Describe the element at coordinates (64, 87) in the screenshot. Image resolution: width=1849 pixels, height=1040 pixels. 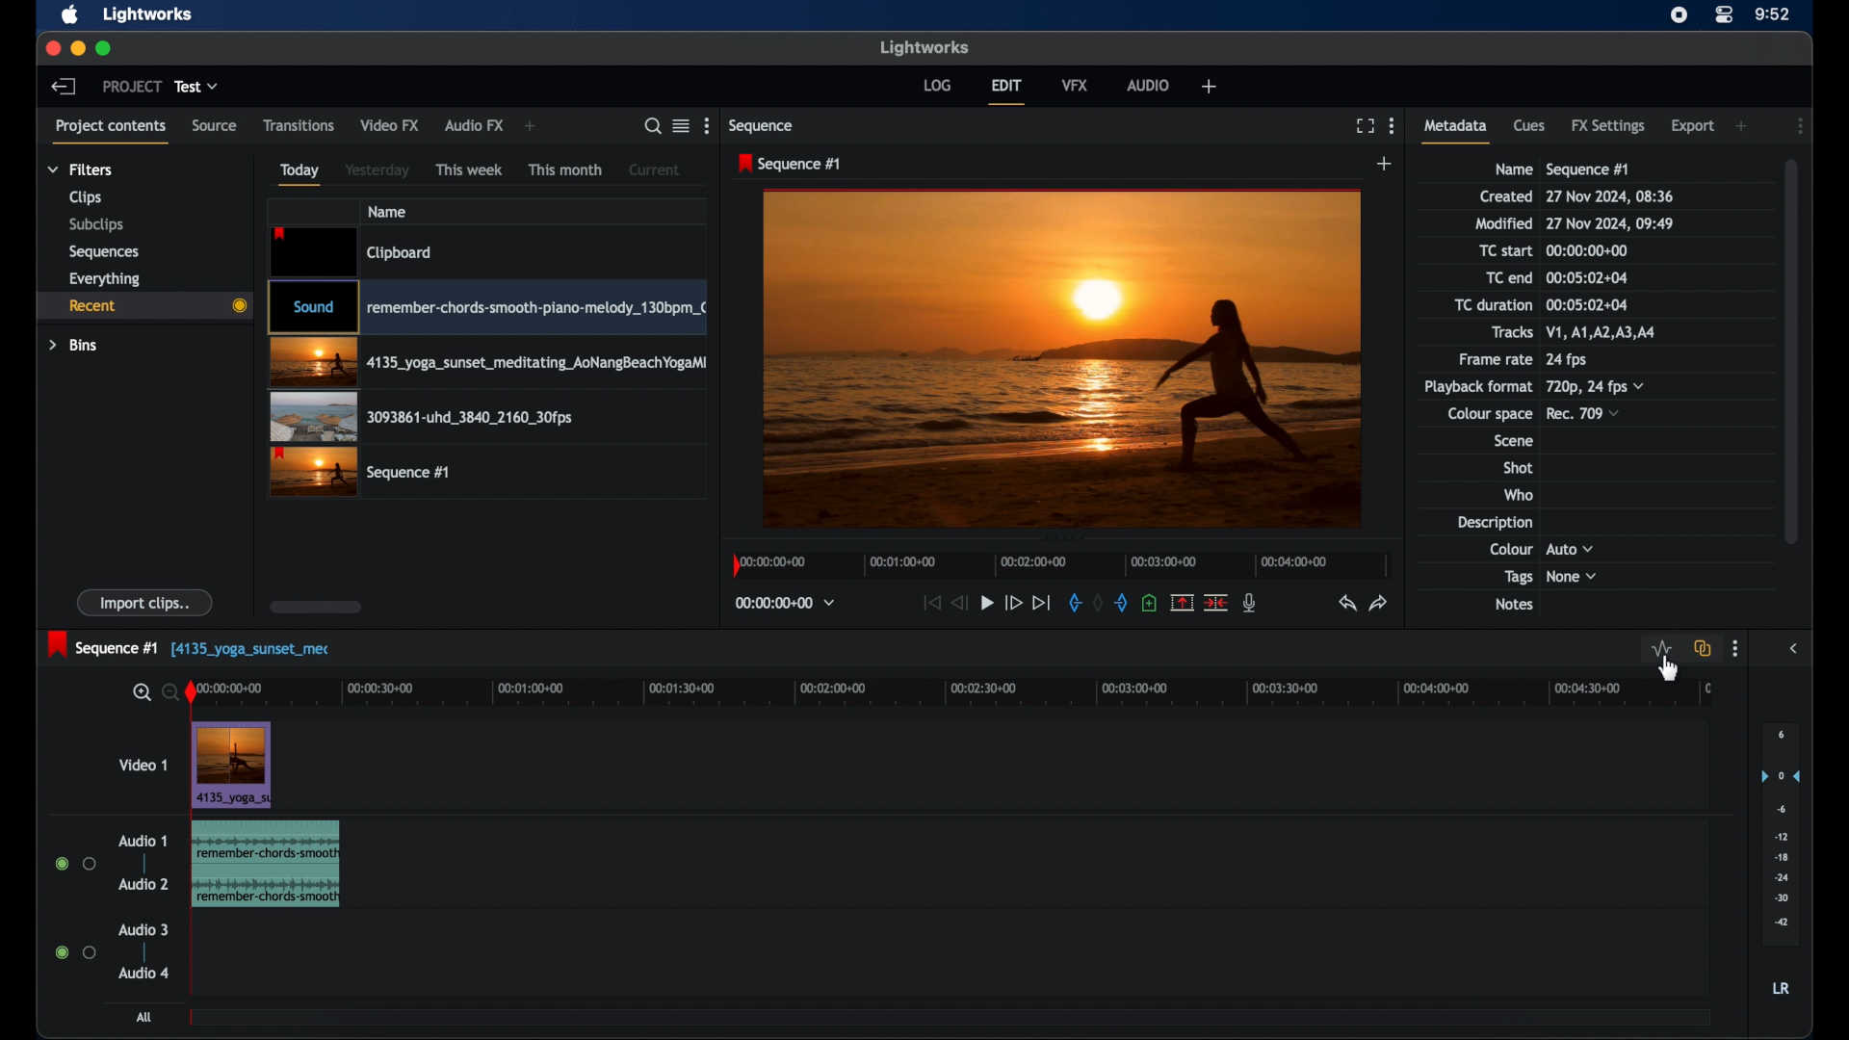
I see `back` at that location.